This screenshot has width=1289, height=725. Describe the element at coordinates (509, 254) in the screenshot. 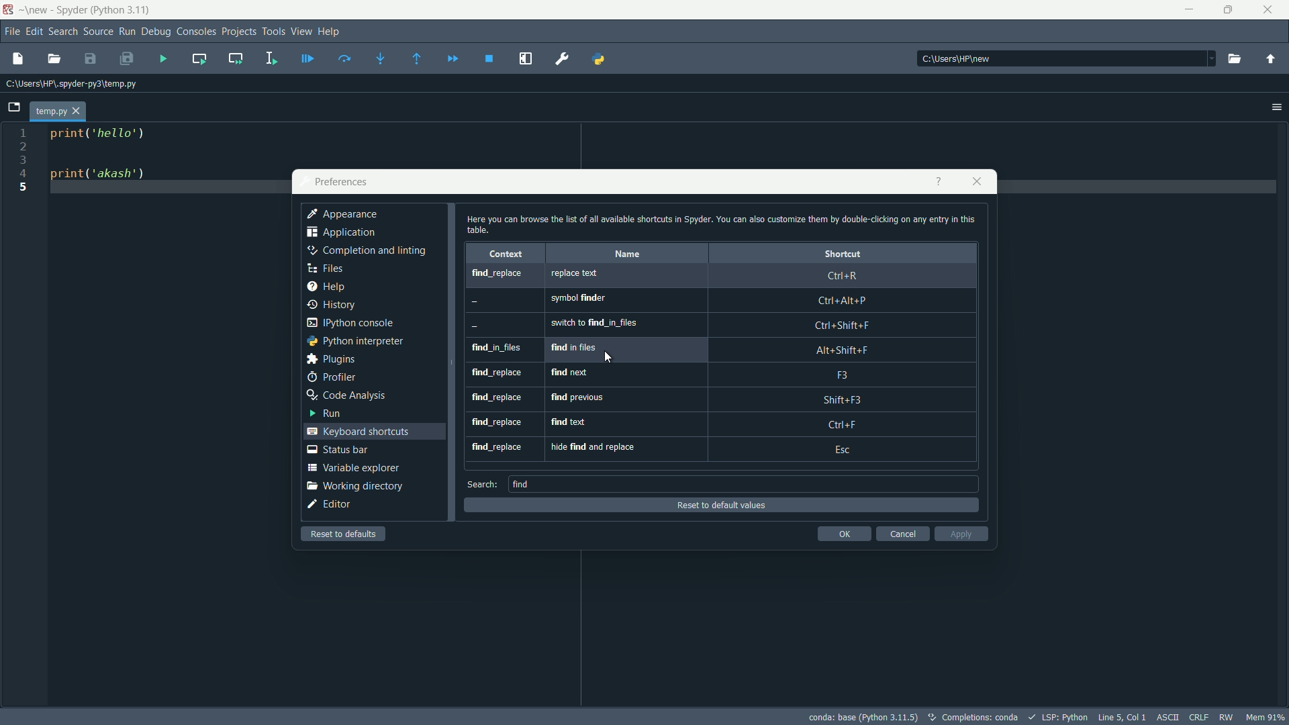

I see `context column` at that location.